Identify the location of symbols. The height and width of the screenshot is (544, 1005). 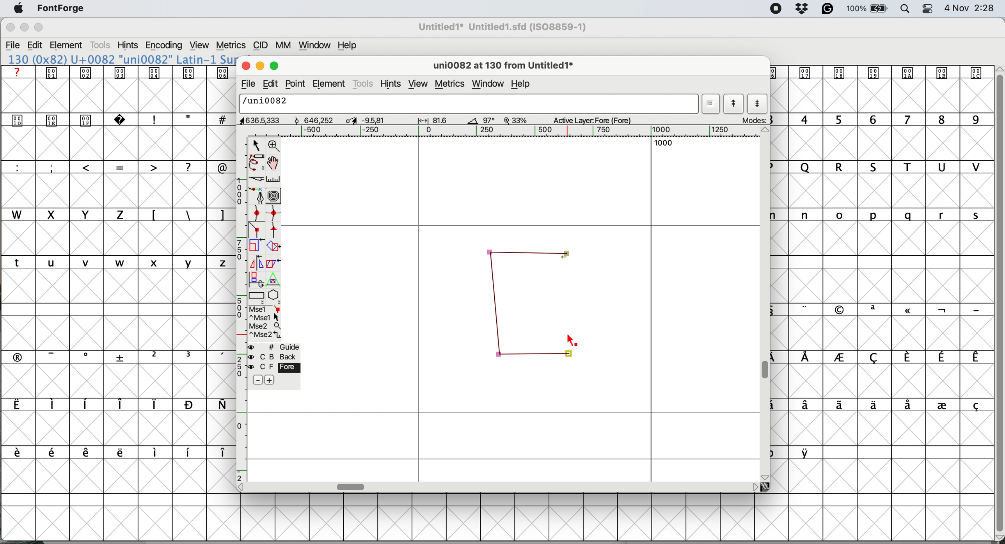
(121, 453).